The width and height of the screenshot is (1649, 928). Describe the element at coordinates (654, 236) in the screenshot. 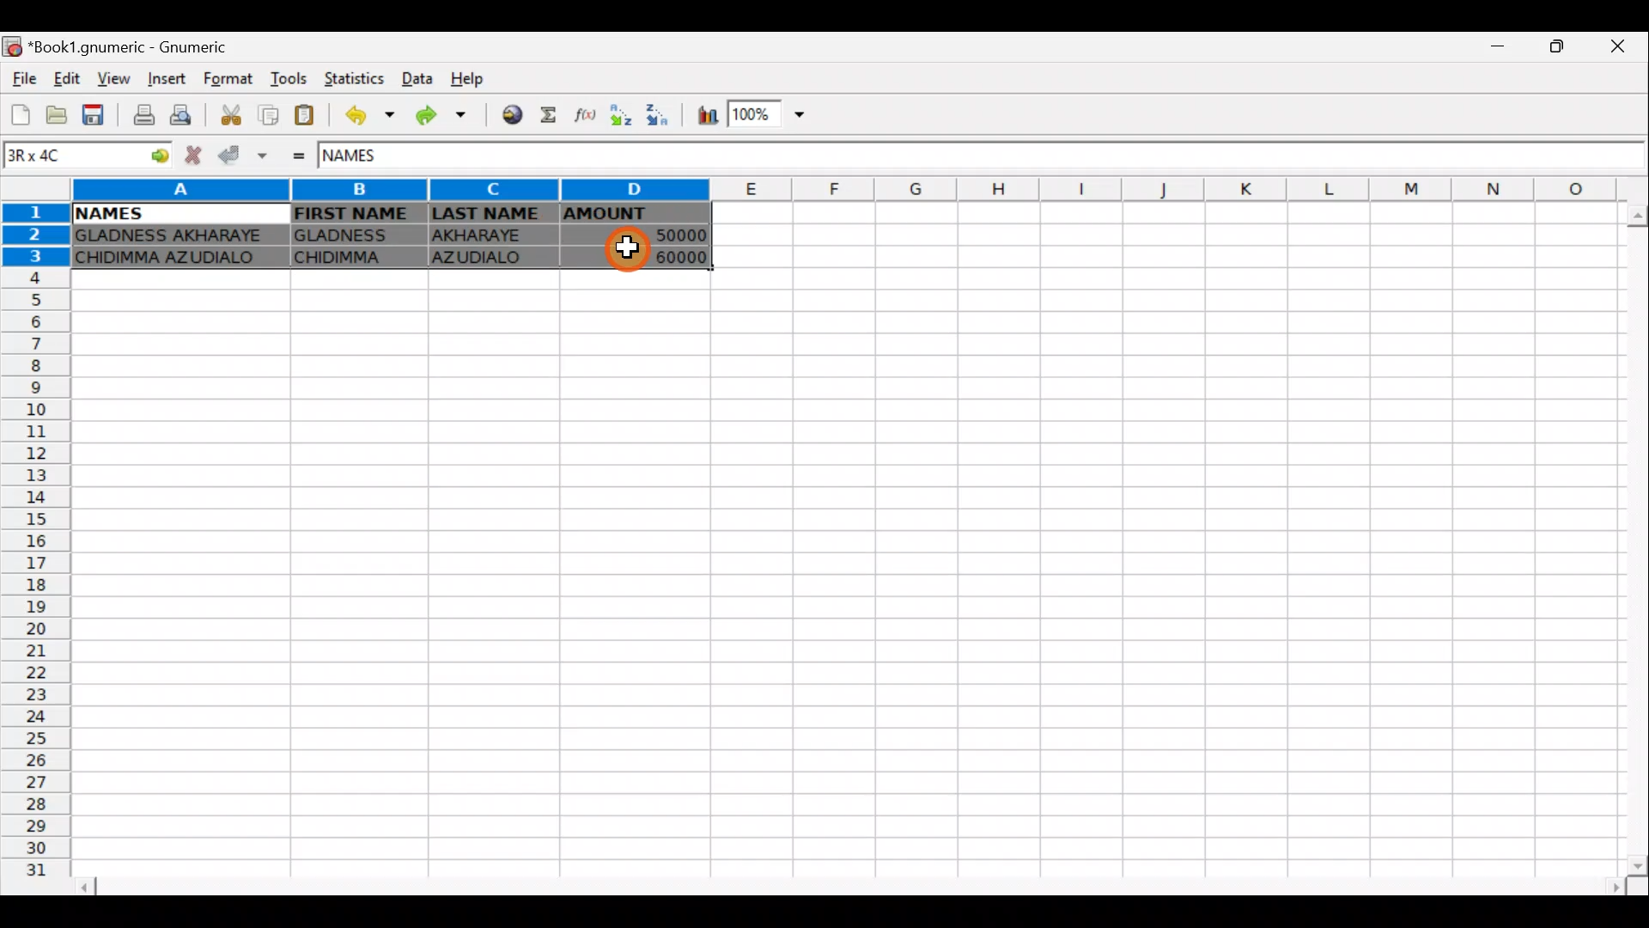

I see `50000` at that location.